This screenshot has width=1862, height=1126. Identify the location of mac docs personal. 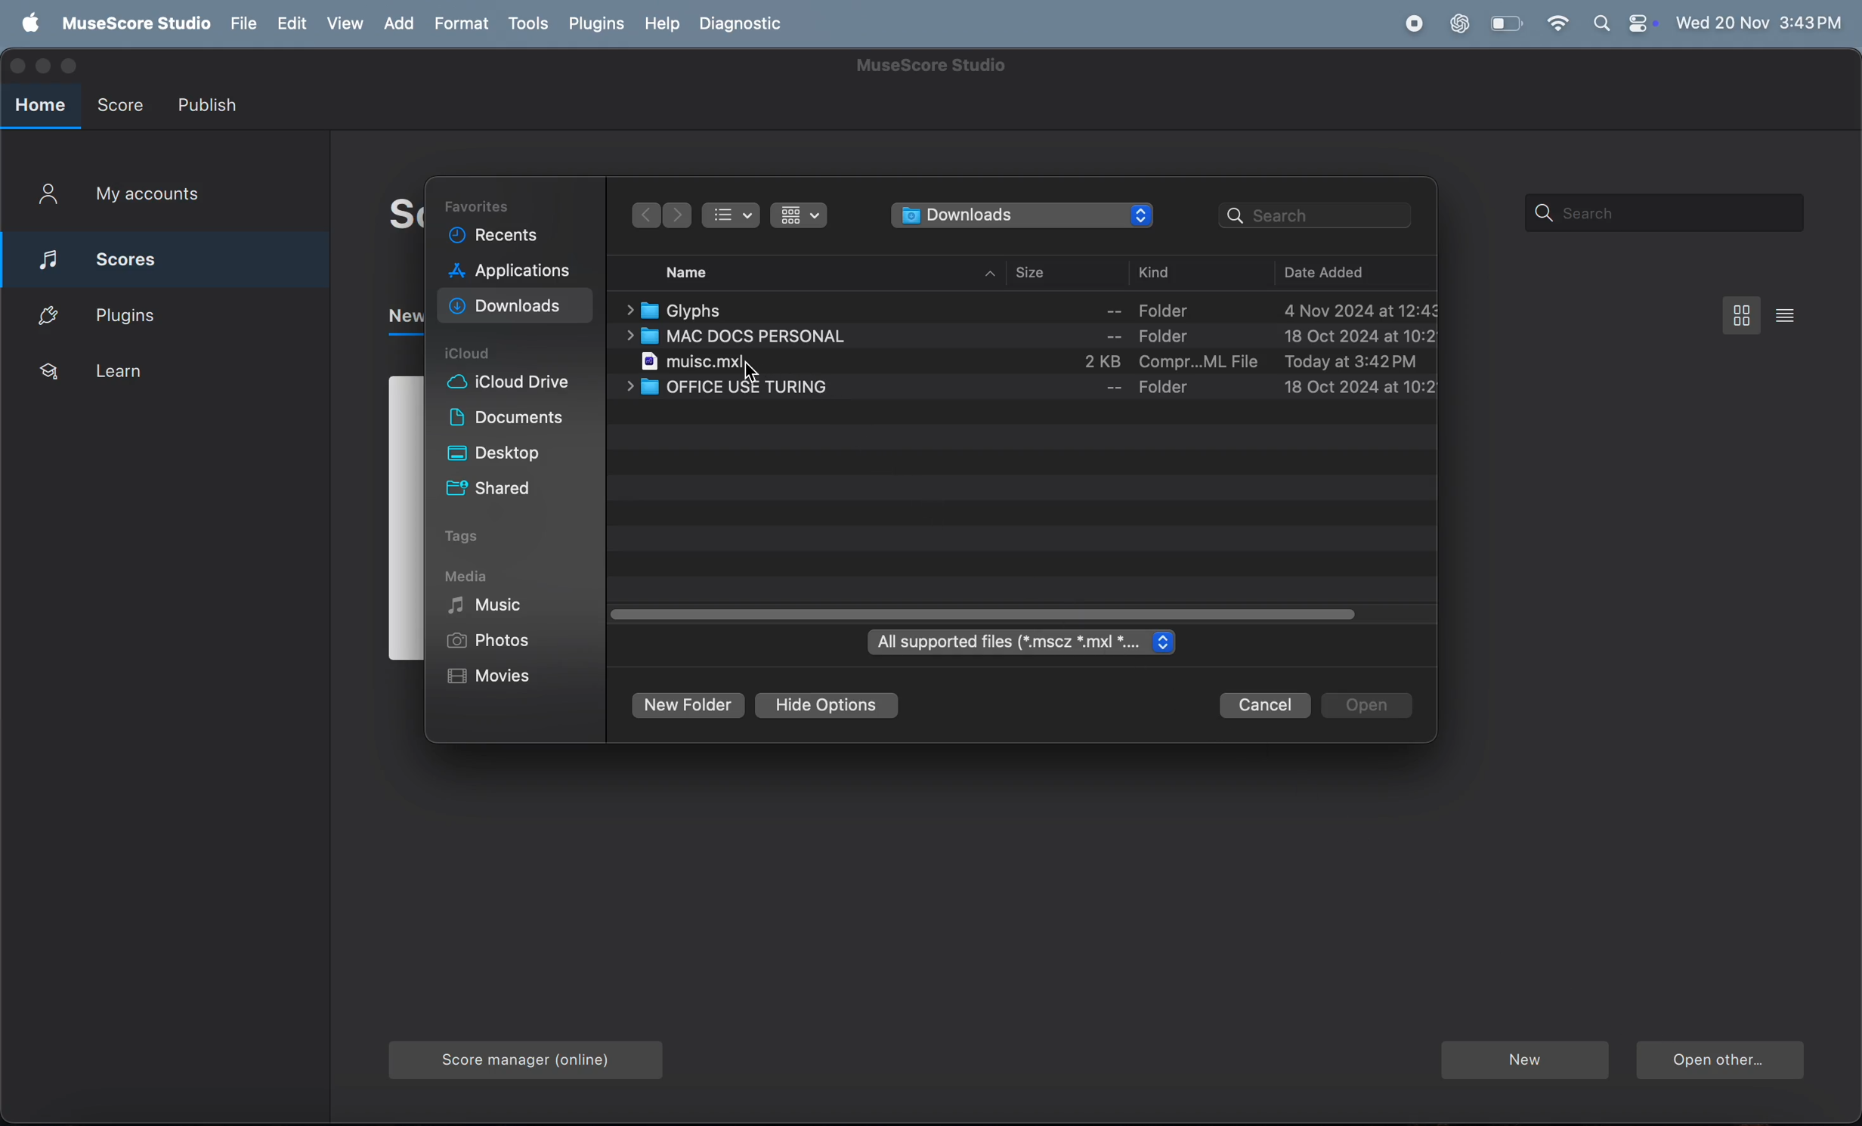
(1032, 338).